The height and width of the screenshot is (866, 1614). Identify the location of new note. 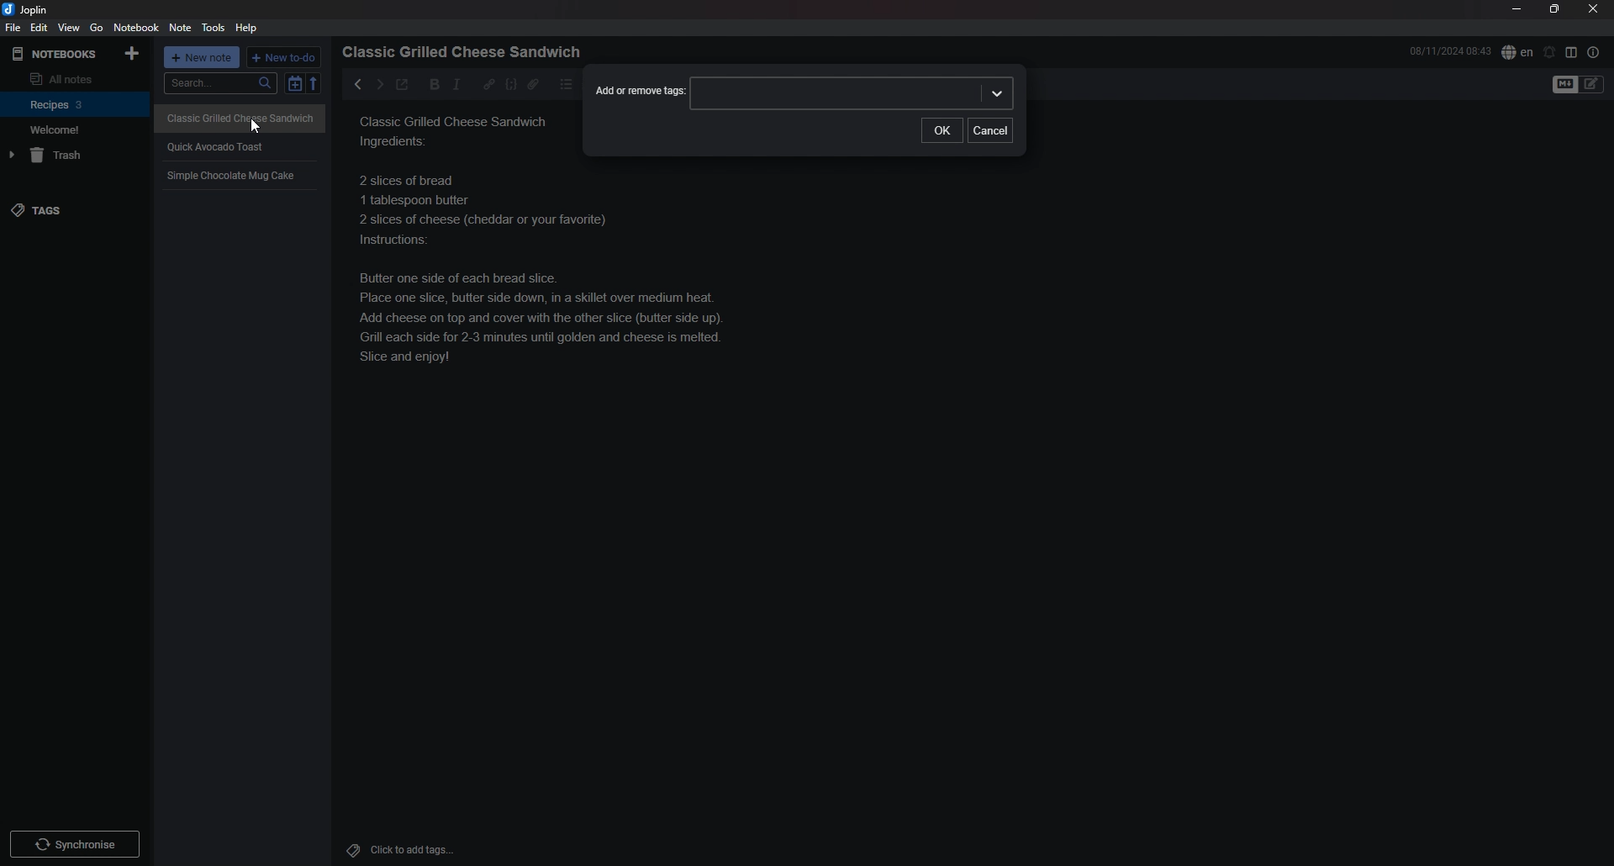
(203, 57).